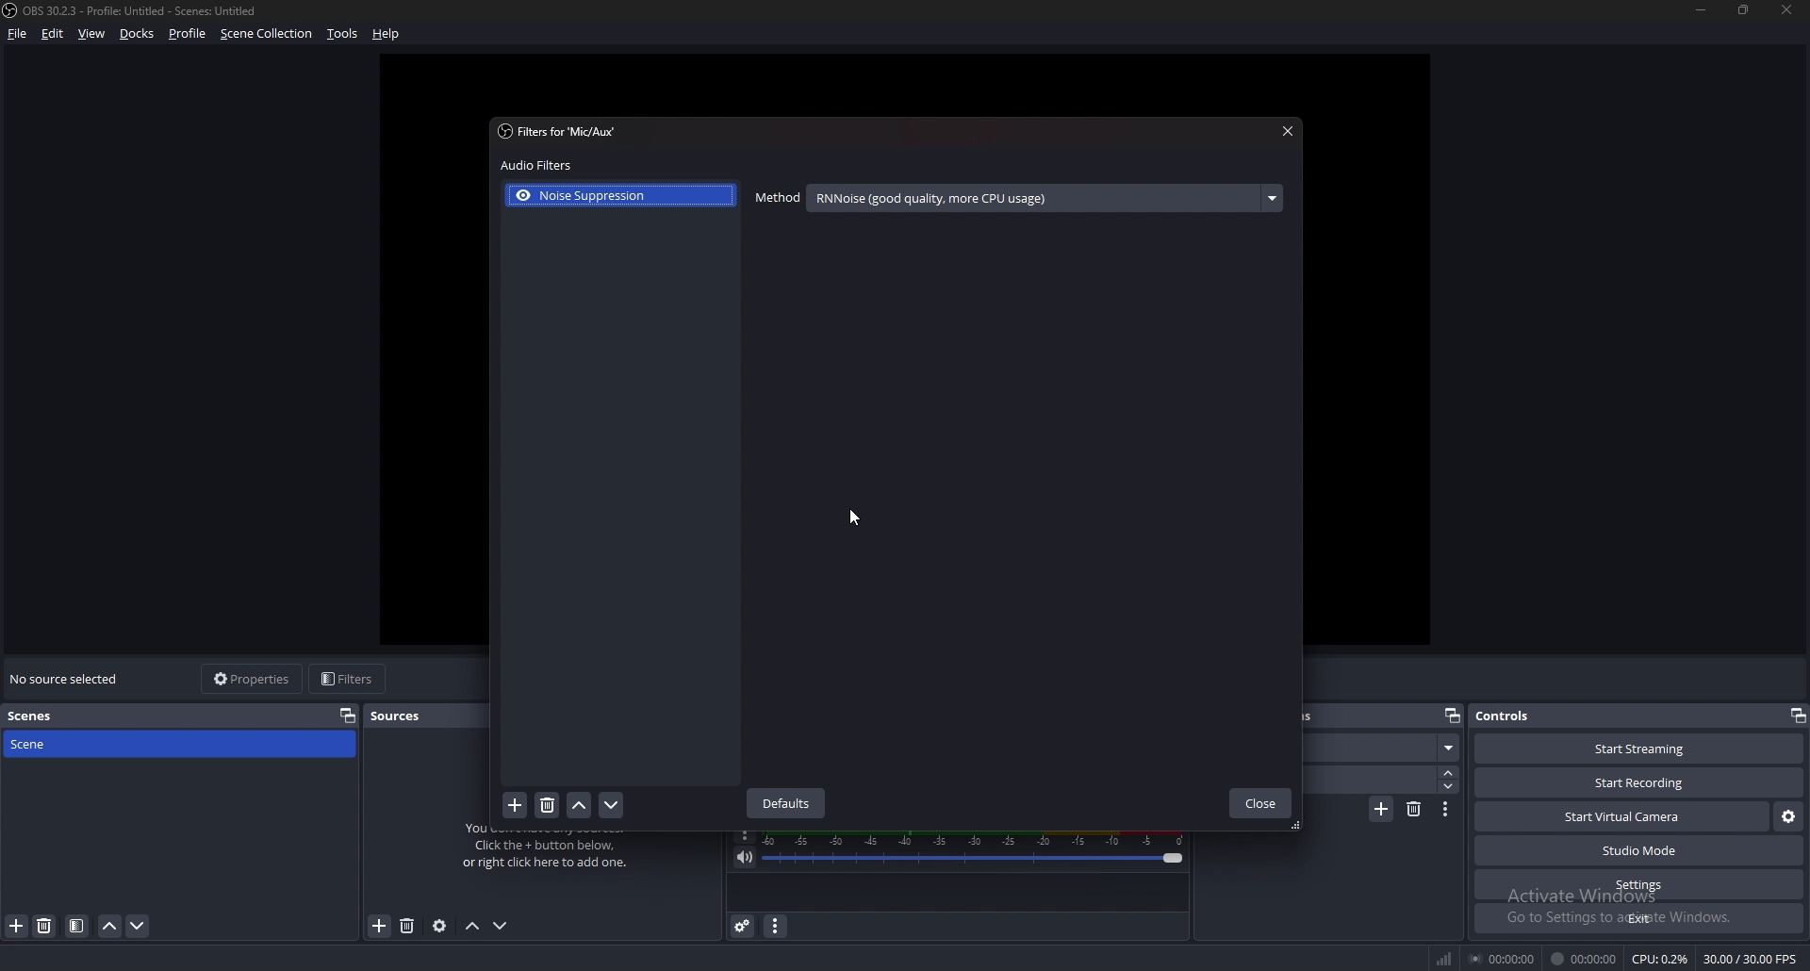 This screenshot has height=971, width=1810. I want to click on method, so click(778, 198).